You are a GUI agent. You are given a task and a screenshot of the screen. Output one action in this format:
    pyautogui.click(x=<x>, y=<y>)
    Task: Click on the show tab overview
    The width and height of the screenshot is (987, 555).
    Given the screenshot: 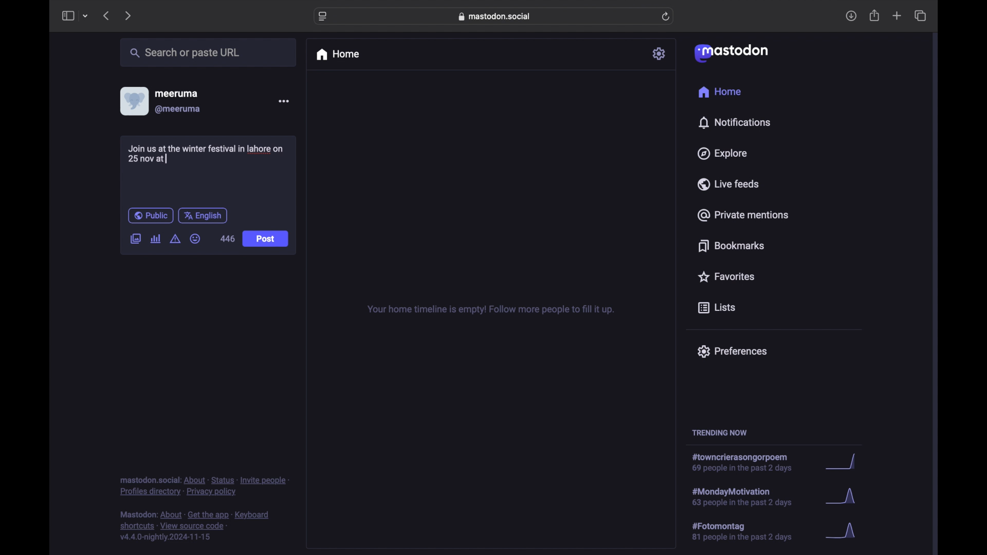 What is the action you would take?
    pyautogui.click(x=920, y=16)
    